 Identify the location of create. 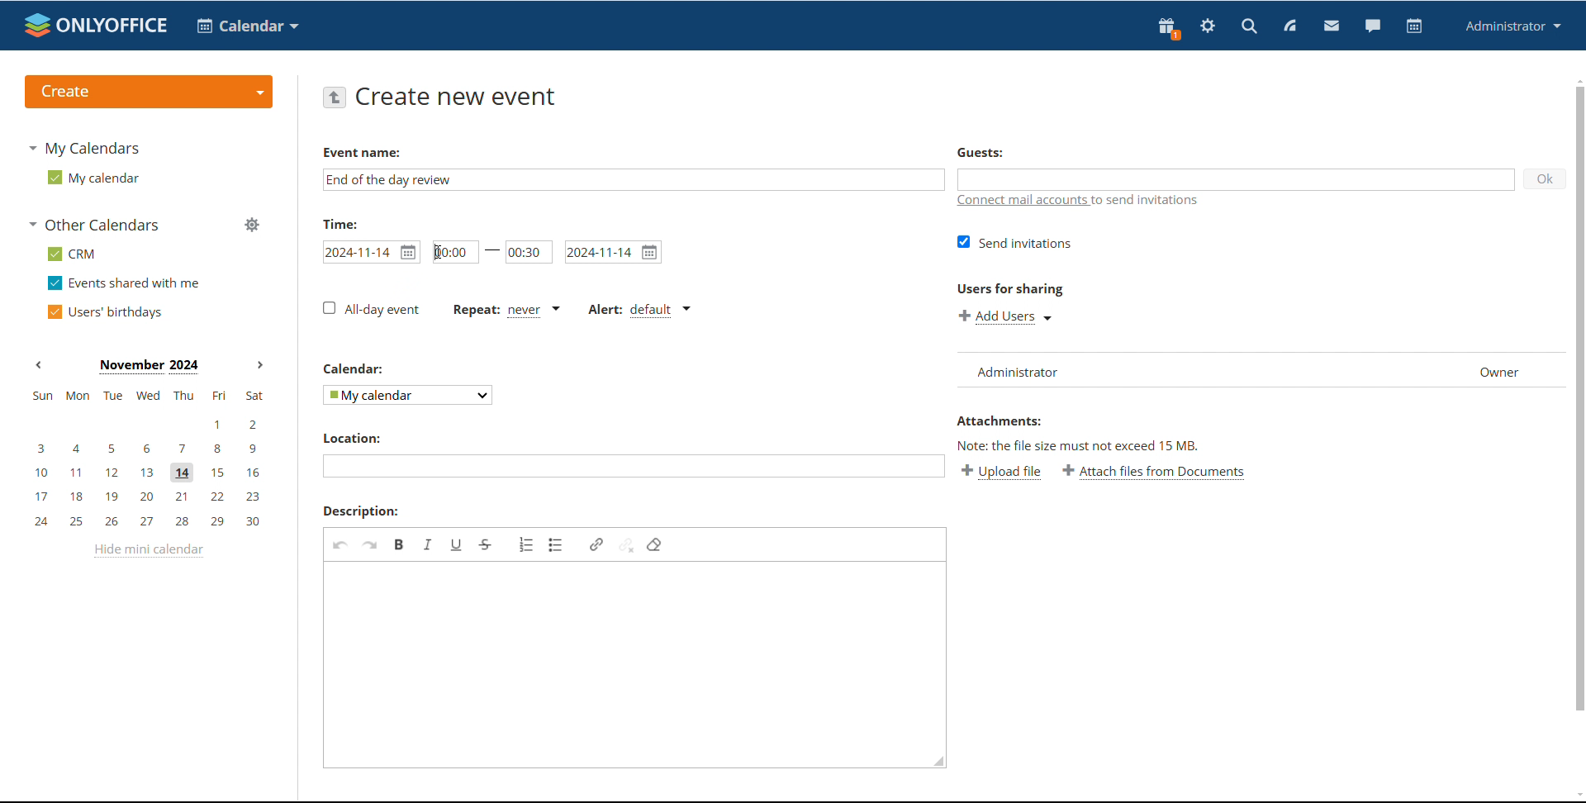
(149, 93).